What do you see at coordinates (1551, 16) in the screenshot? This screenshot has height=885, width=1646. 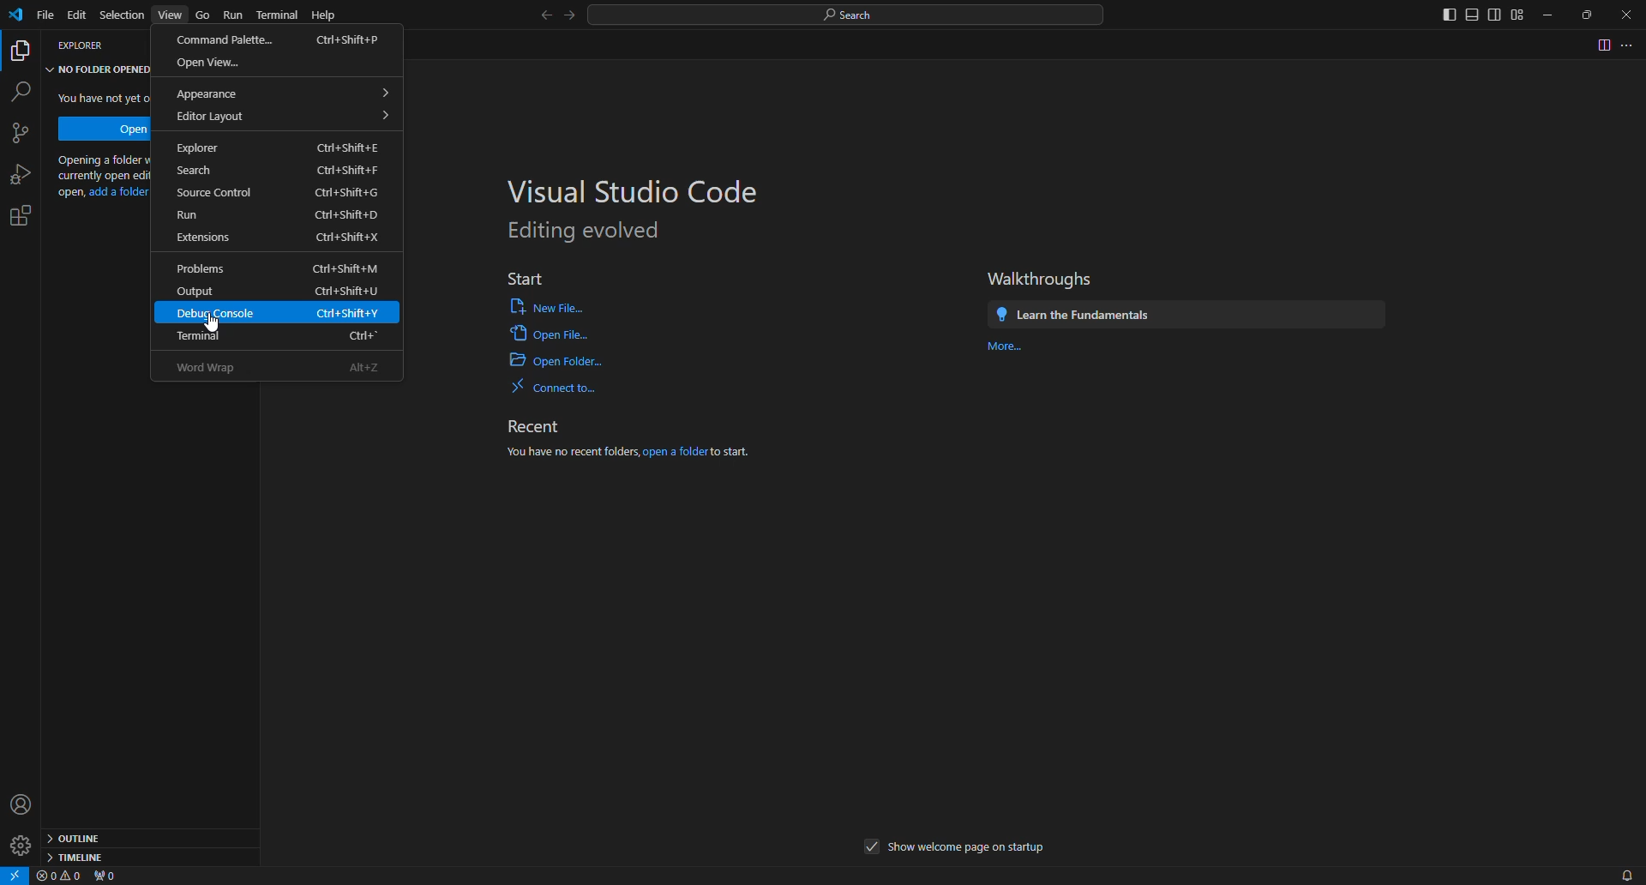 I see `minimize` at bounding box center [1551, 16].